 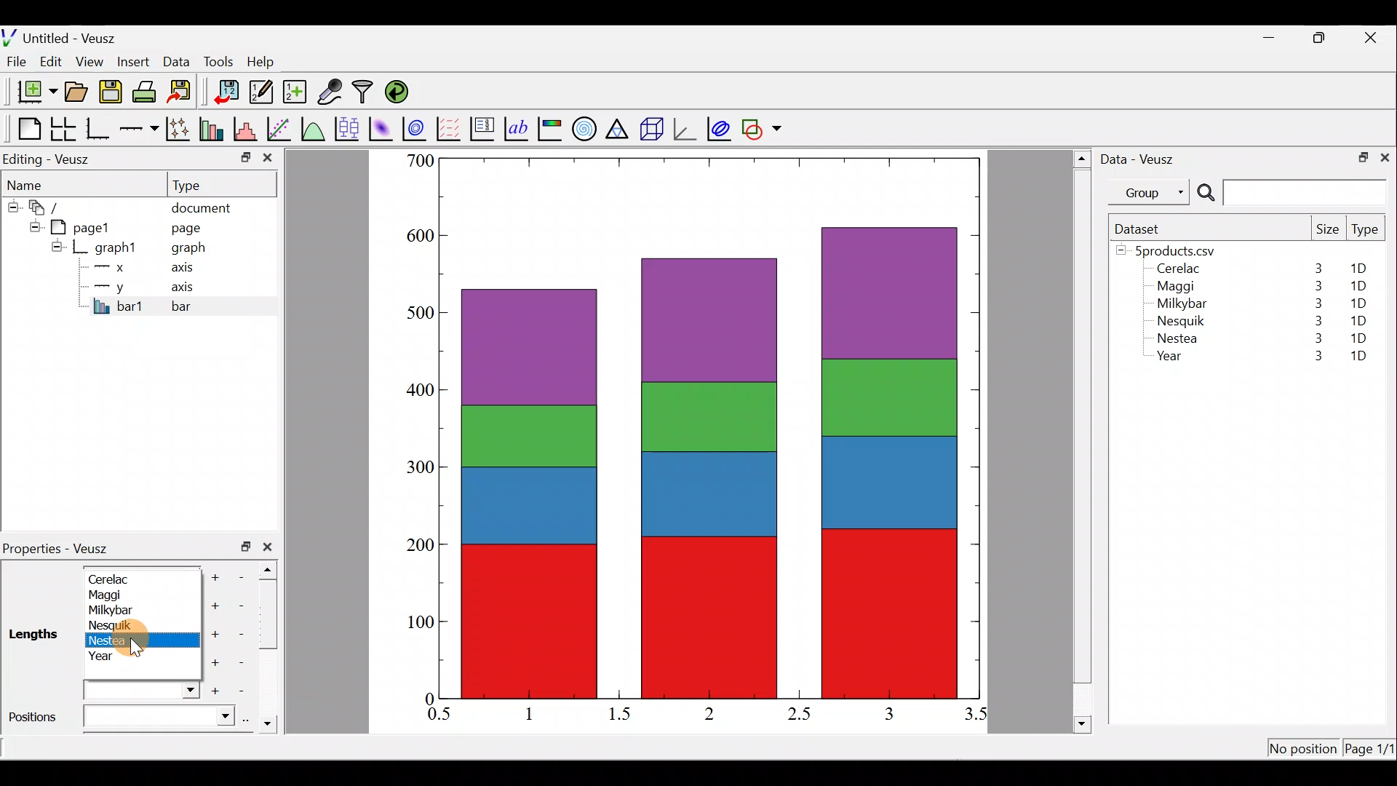 What do you see at coordinates (213, 127) in the screenshot?
I see `Plot bar charts` at bounding box center [213, 127].